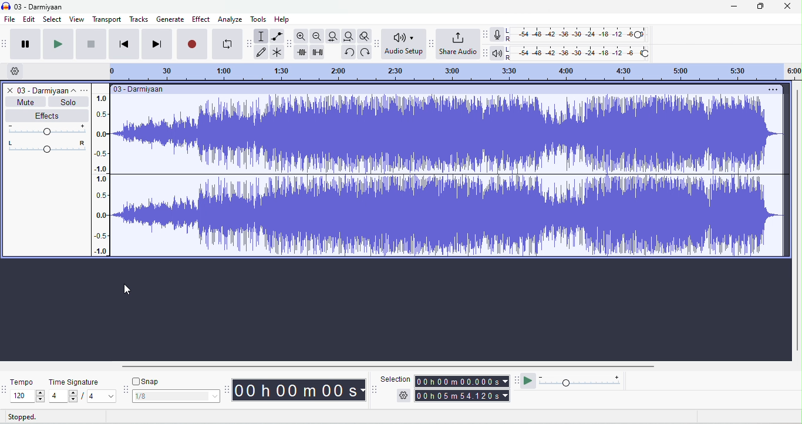  I want to click on waveform, so click(449, 174).